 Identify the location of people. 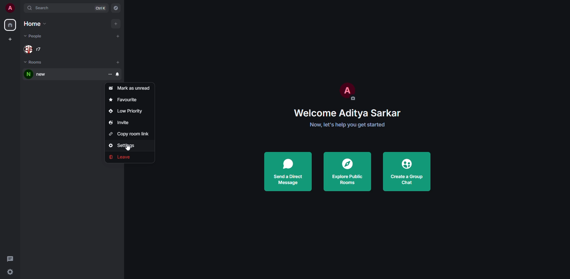
(36, 49).